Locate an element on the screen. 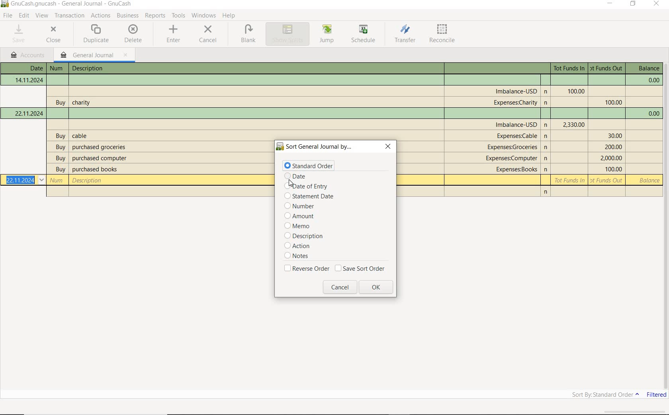 This screenshot has height=415, width=669. SCHEDULE is located at coordinates (364, 34).